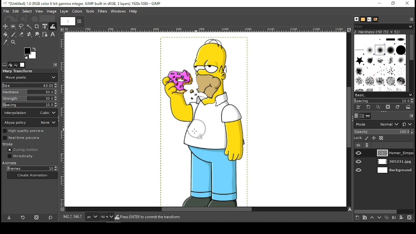 This screenshot has height=234, width=416. What do you see at coordinates (395, 153) in the screenshot?
I see `layer 1` at bounding box center [395, 153].